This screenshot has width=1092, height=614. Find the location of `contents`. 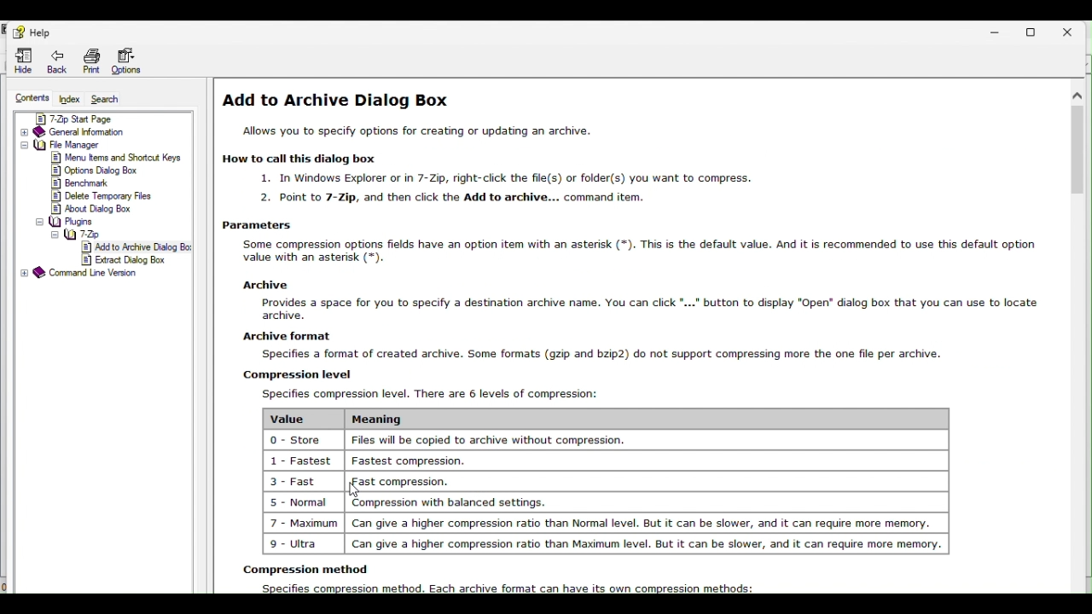

contents is located at coordinates (32, 96).